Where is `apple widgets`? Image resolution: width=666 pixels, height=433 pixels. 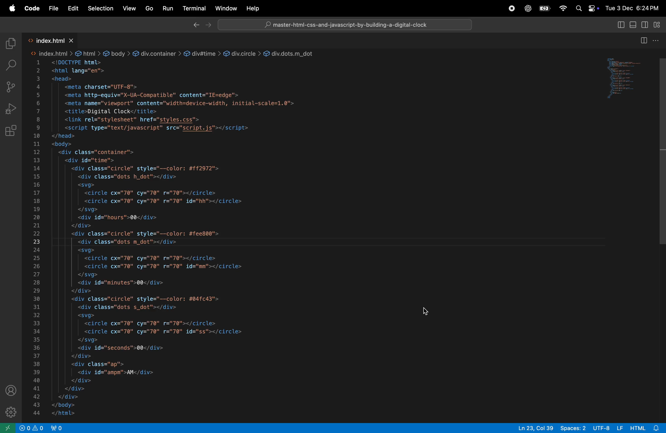 apple widgets is located at coordinates (585, 8).